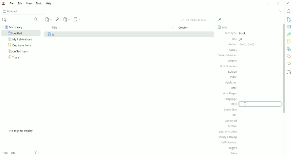 This screenshot has height=156, width=292. Describe the element at coordinates (289, 42) in the screenshot. I see `Notes` at that location.